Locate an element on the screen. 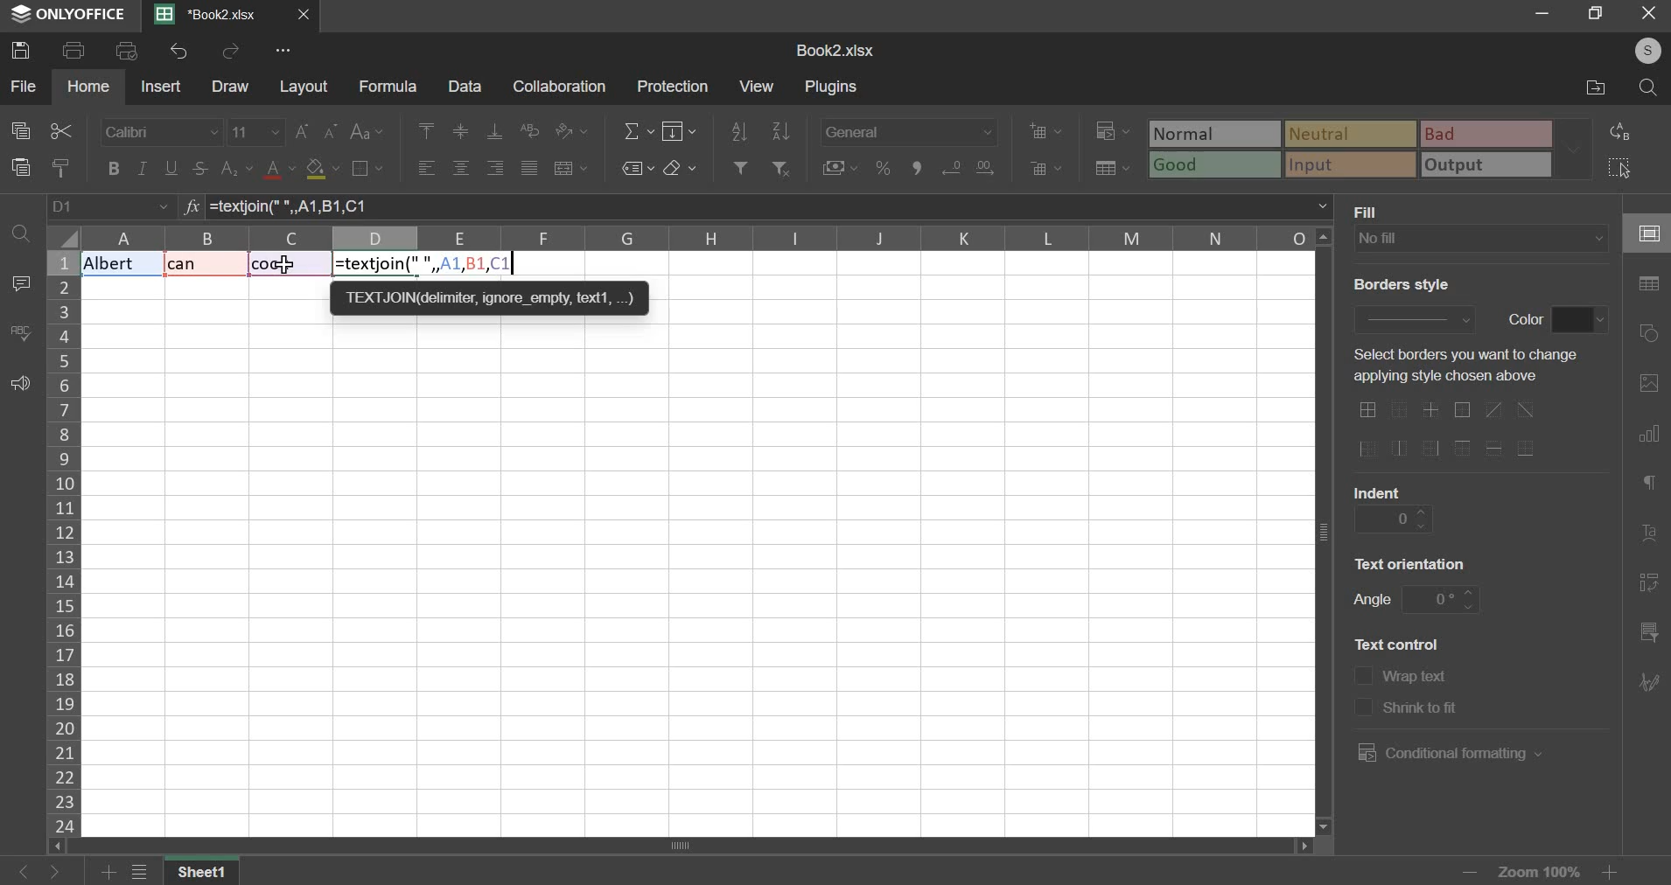 Image resolution: width=1671 pixels, height=885 pixels. text art is located at coordinates (1649, 538).